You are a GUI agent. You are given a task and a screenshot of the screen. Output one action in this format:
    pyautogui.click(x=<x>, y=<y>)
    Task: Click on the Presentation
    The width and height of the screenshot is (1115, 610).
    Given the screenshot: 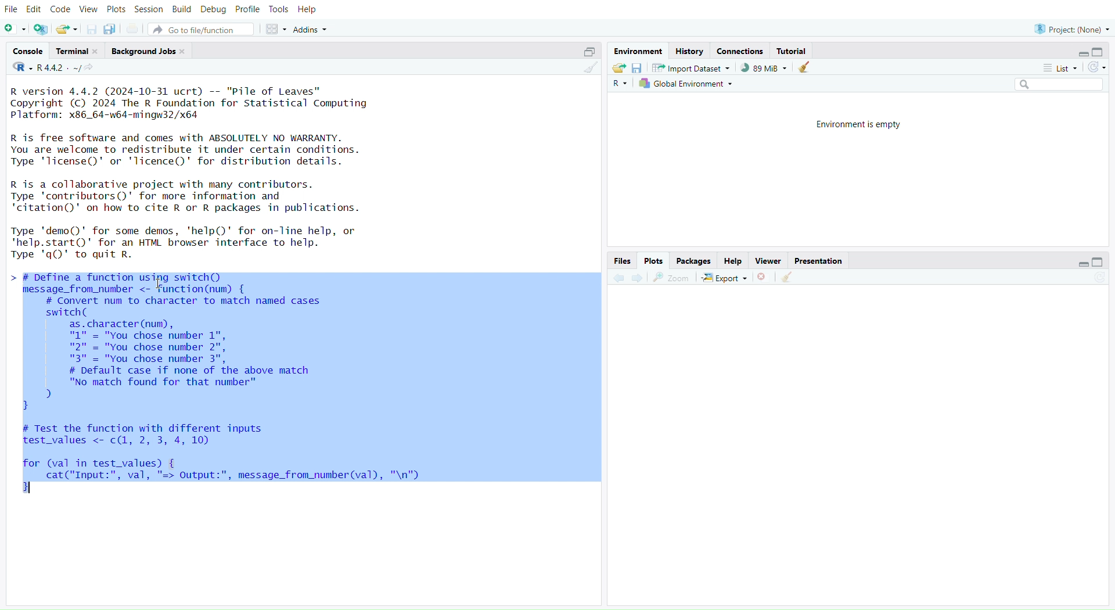 What is the action you would take?
    pyautogui.click(x=818, y=261)
    